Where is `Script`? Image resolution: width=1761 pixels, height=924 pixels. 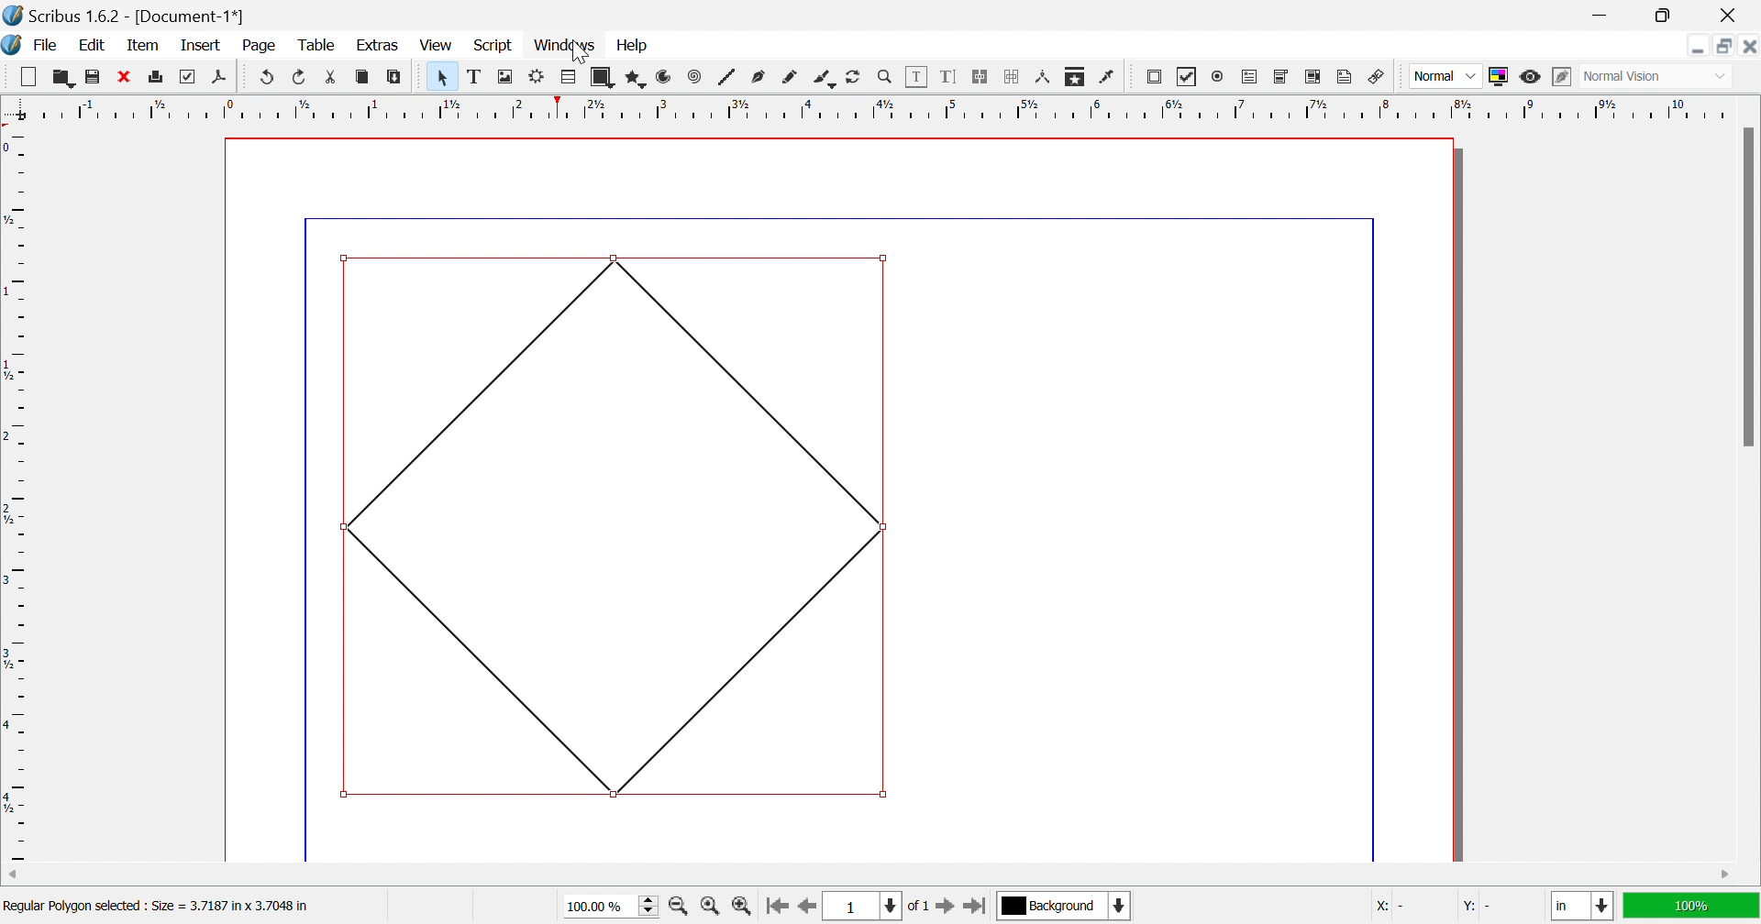
Script is located at coordinates (498, 47).